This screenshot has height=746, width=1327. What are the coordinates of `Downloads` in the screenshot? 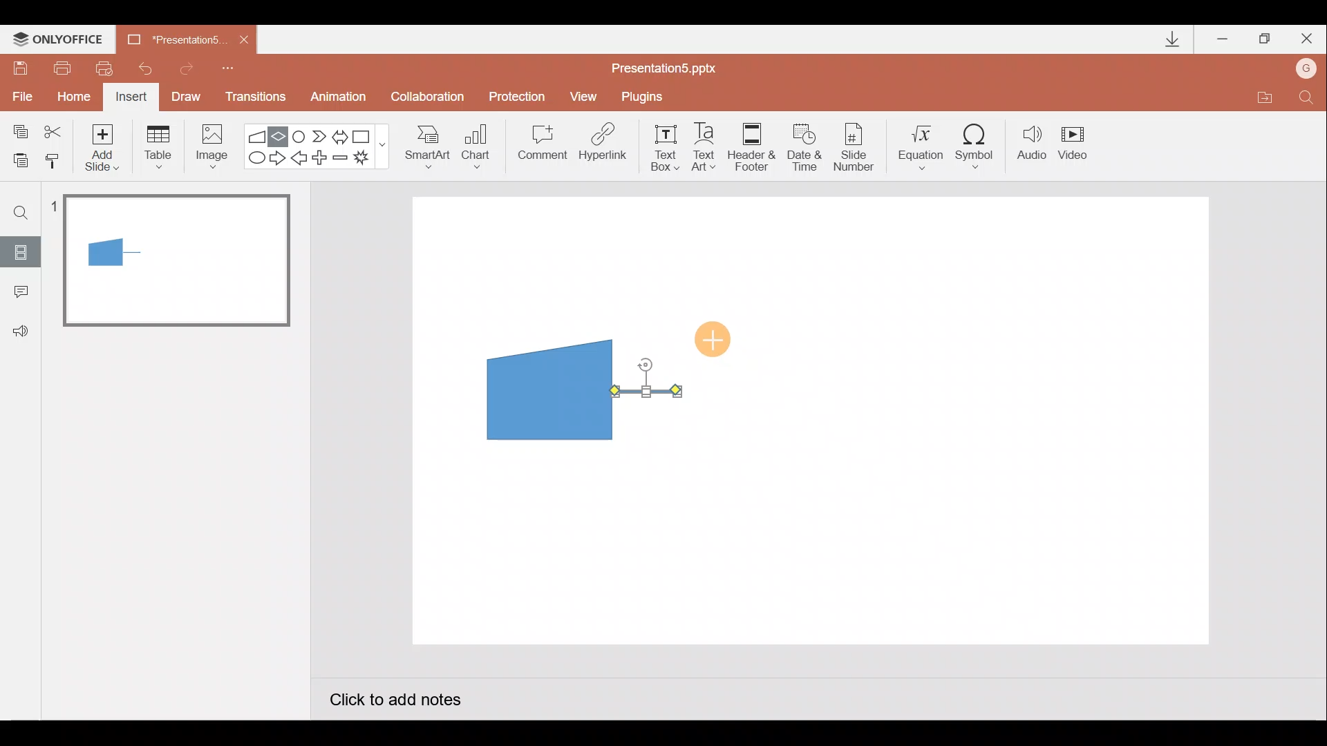 It's located at (1170, 40).